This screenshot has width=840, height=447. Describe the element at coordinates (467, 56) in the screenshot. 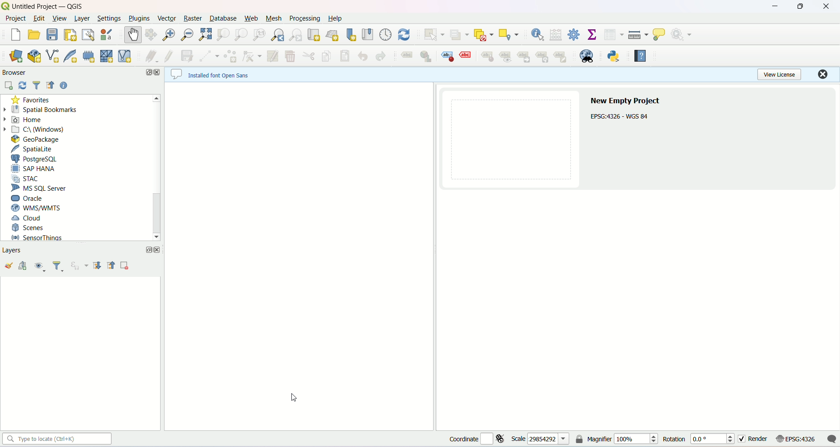

I see `toggle display of unplaced labels` at that location.